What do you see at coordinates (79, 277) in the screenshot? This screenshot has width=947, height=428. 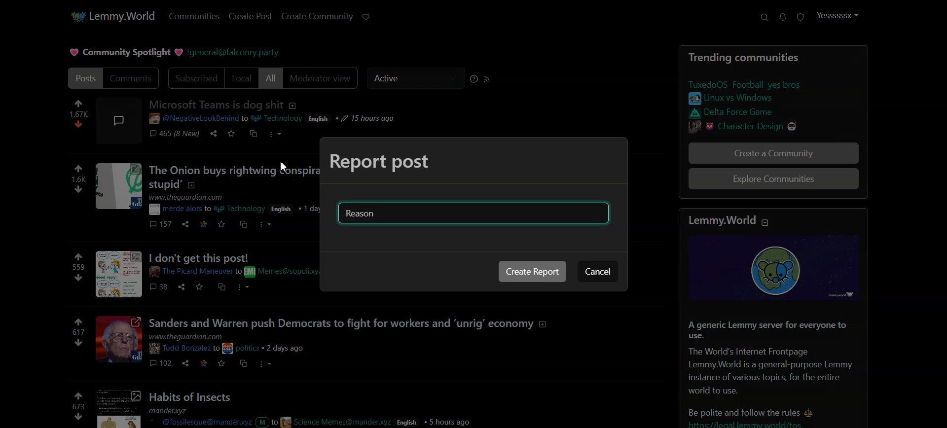 I see `dislike` at bounding box center [79, 277].